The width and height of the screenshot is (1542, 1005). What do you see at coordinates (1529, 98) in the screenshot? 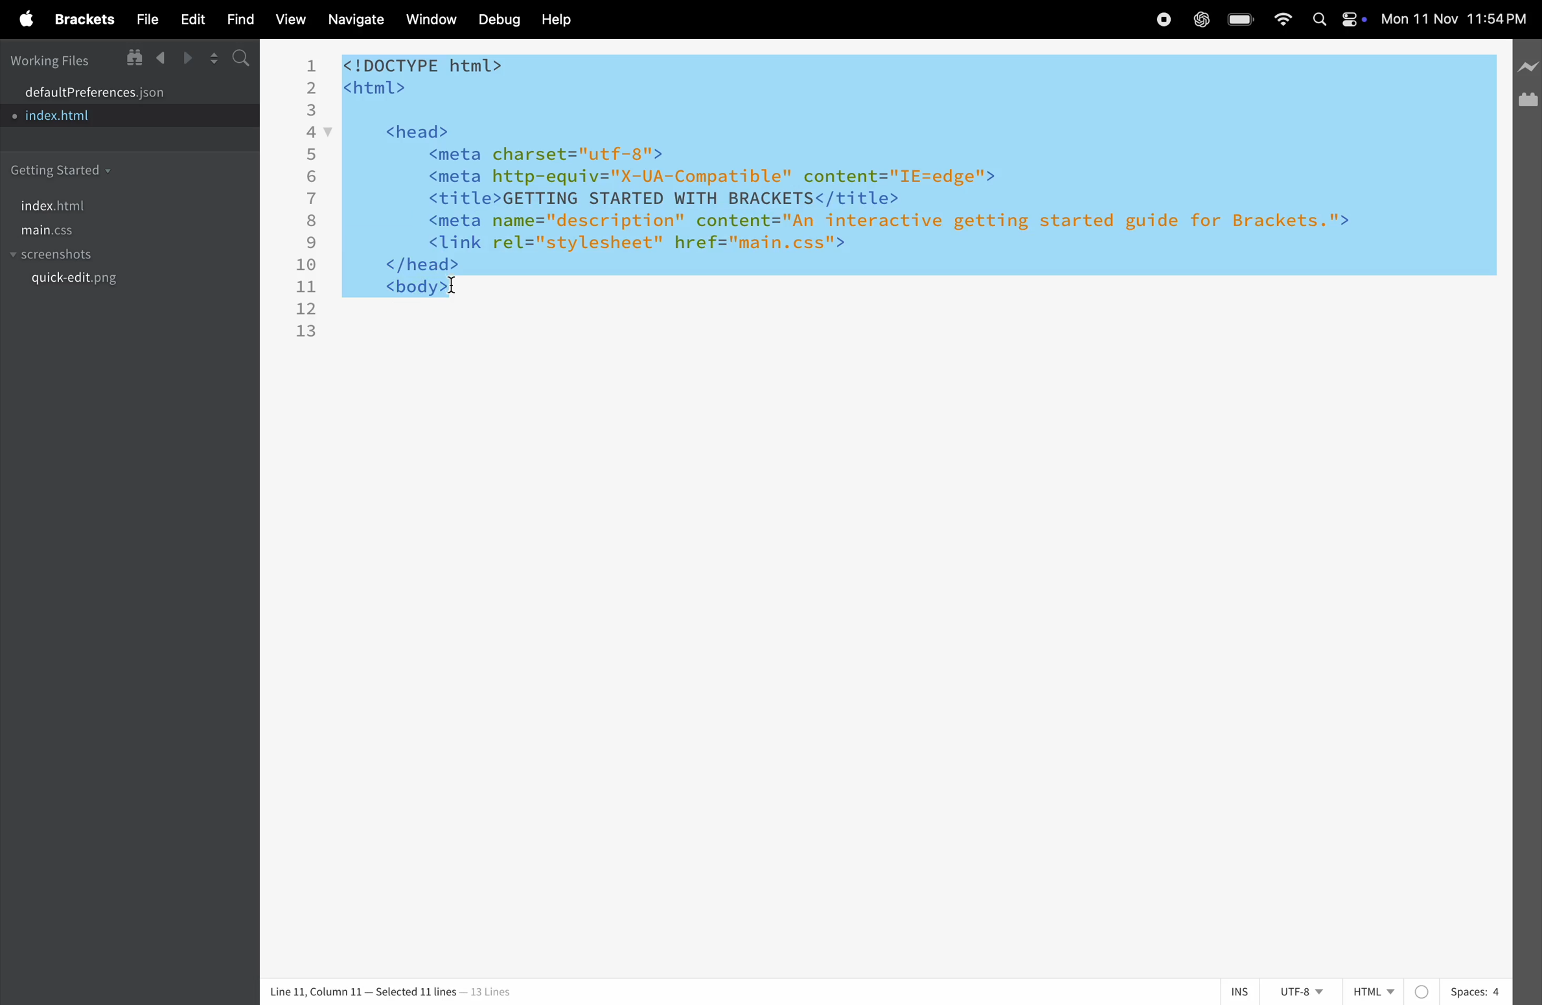
I see `extension manager` at bounding box center [1529, 98].